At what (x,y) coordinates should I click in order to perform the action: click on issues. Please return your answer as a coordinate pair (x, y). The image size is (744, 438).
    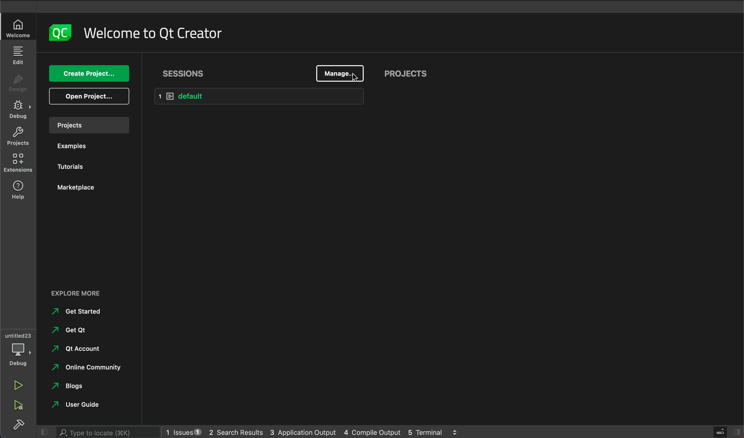
    Looking at the image, I should click on (182, 431).